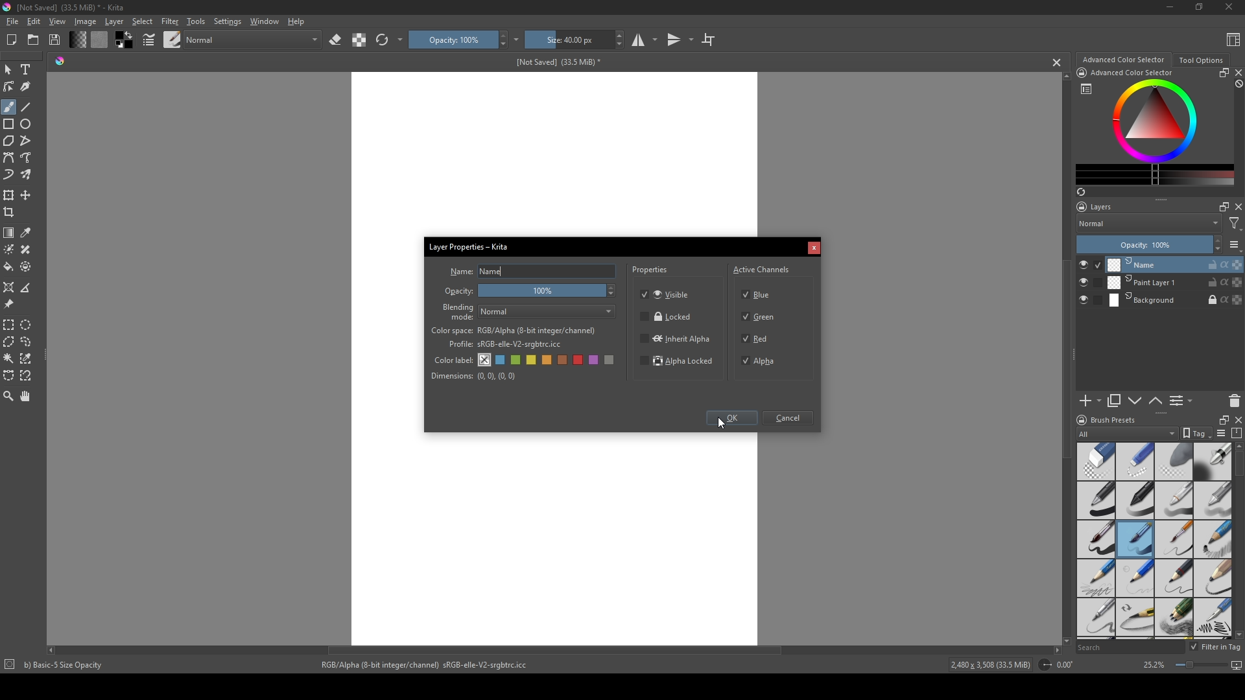 The height and width of the screenshot is (700, 1245). Describe the element at coordinates (1237, 433) in the screenshot. I see `compress` at that location.